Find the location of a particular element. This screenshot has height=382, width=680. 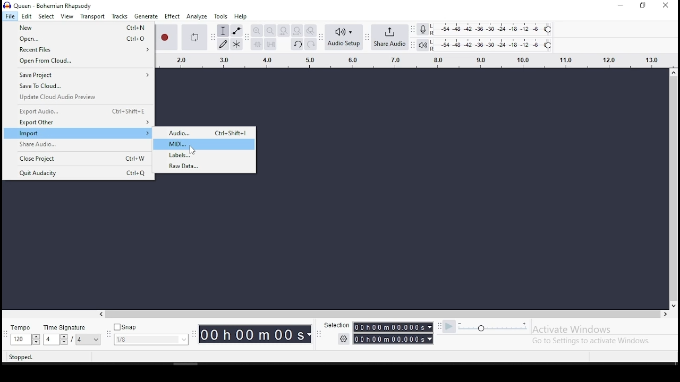

fit to project to width is located at coordinates (297, 31).